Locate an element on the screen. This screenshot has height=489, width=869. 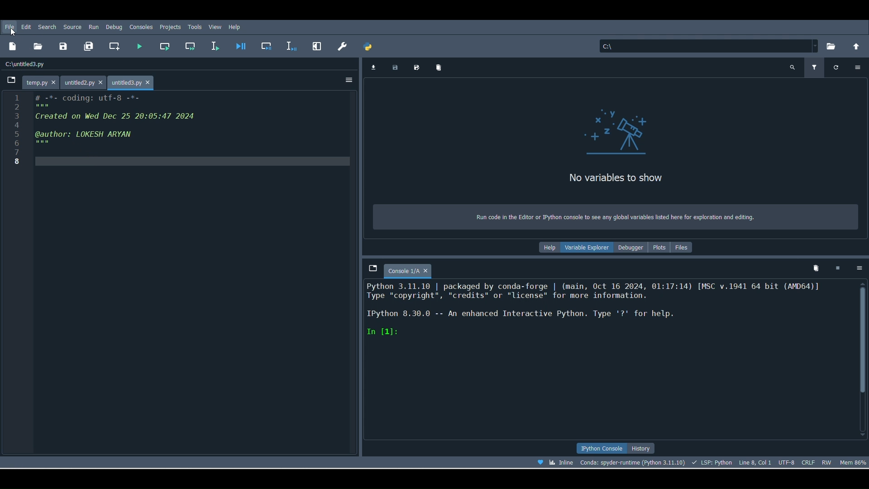
Console 1/A is located at coordinates (413, 269).